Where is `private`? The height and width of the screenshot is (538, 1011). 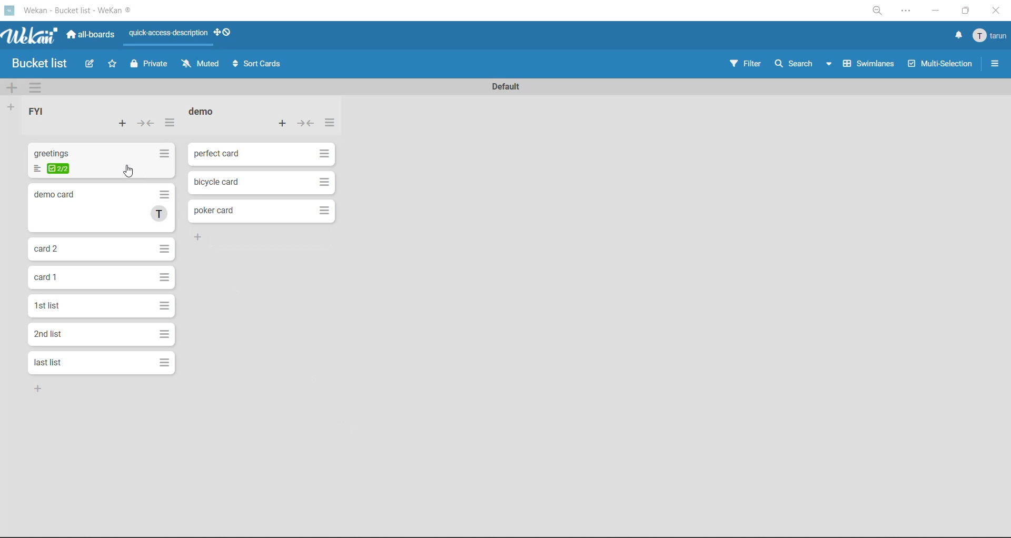
private is located at coordinates (149, 65).